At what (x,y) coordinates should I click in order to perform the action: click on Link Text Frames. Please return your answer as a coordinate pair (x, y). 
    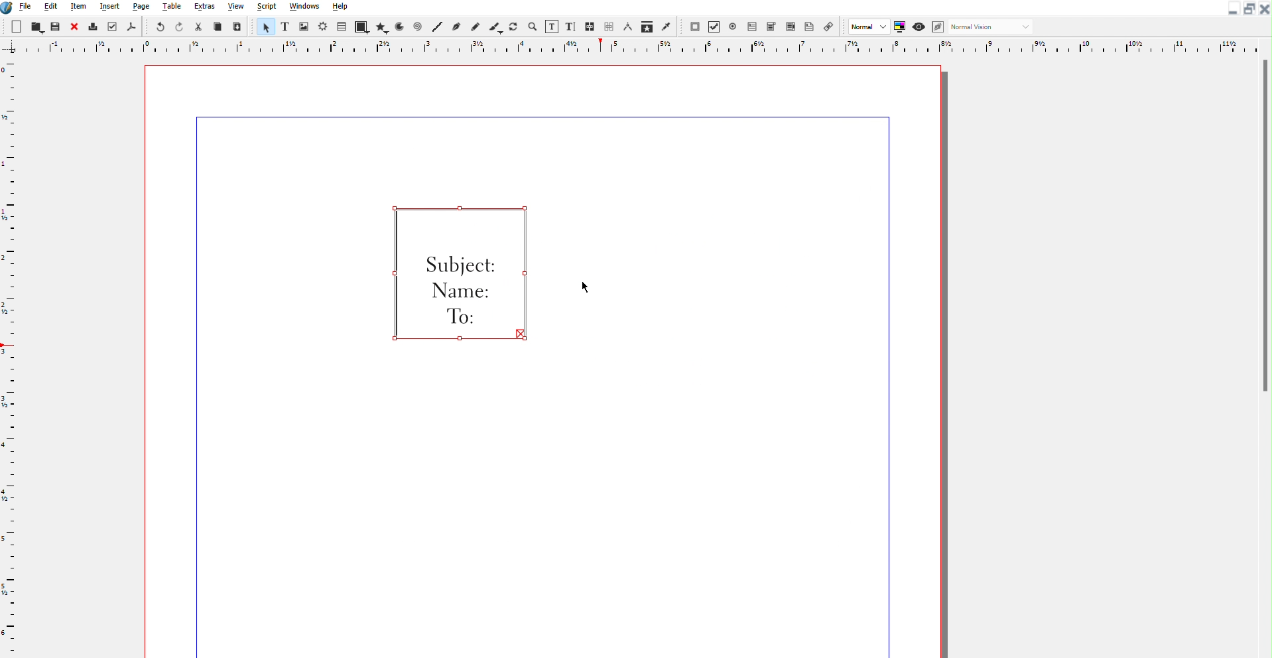
    Looking at the image, I should click on (600, 26).